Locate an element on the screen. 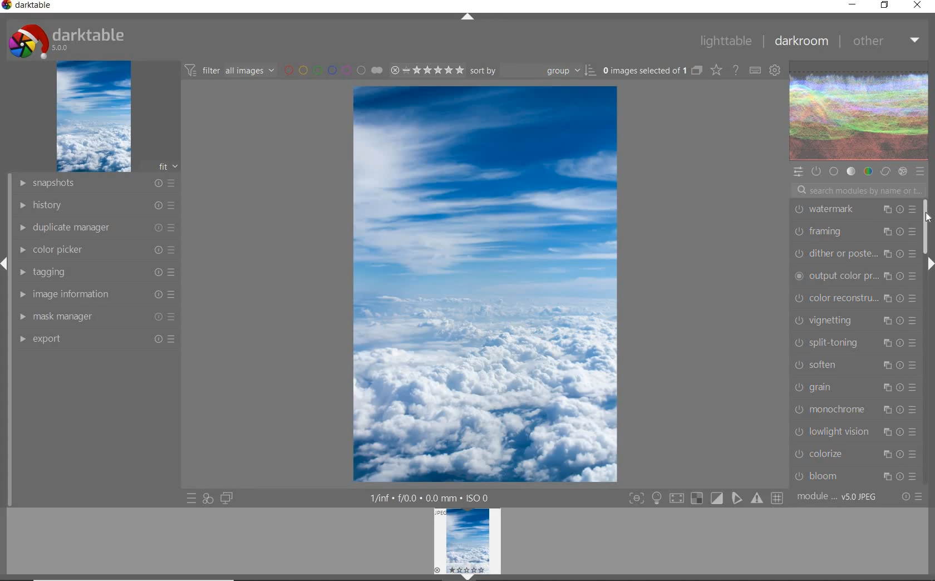  GRAIN is located at coordinates (855, 388).